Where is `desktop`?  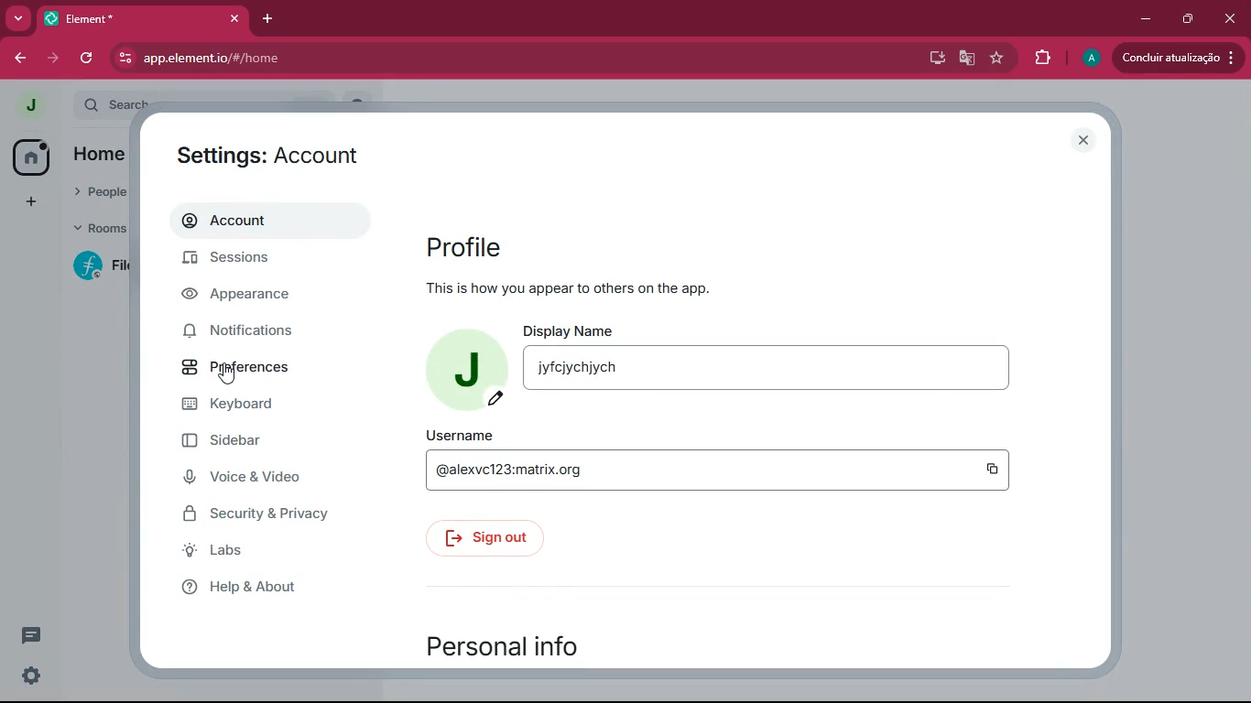
desktop is located at coordinates (932, 59).